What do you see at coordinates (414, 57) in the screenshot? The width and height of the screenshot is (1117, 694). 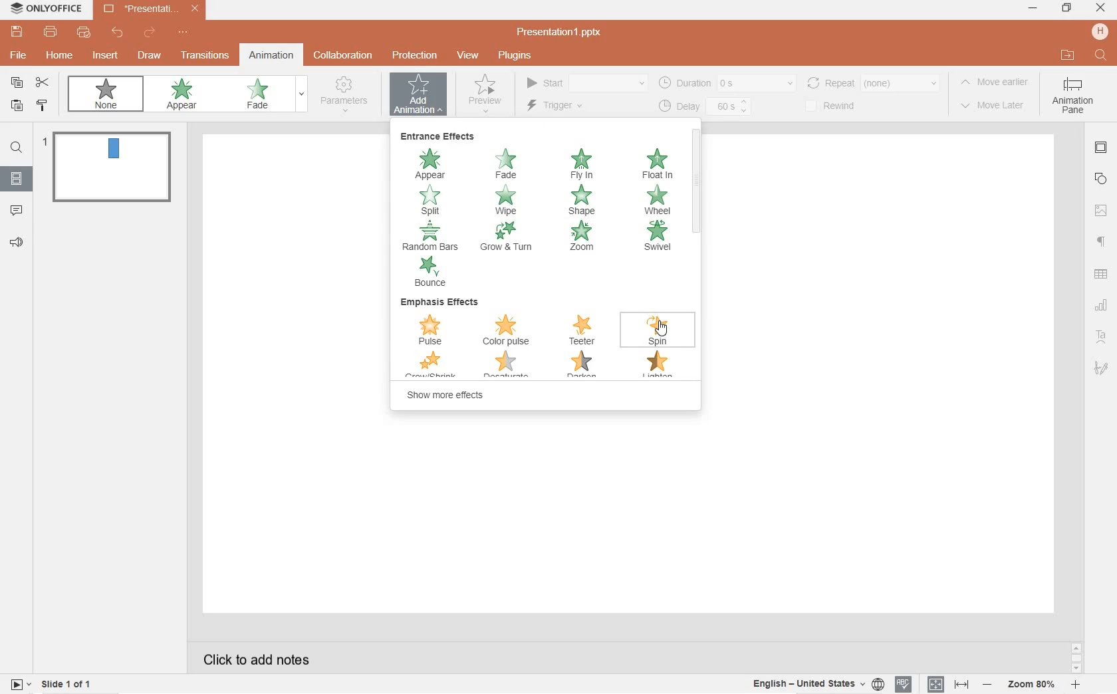 I see `protection` at bounding box center [414, 57].